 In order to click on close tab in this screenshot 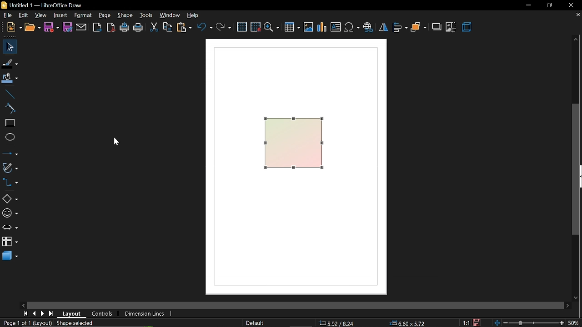, I will do `click(576, 16)`.